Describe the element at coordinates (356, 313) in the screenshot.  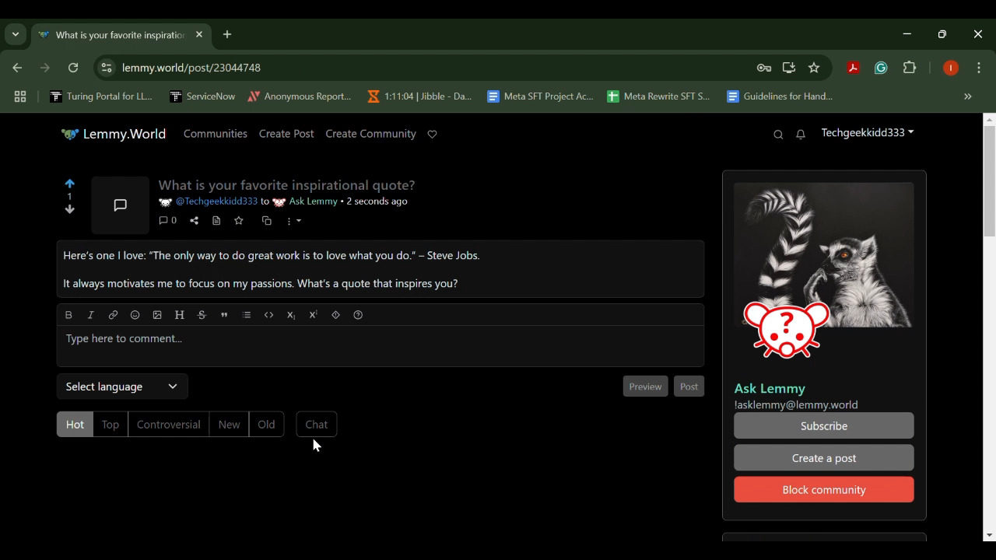
I see `formatting help` at that location.